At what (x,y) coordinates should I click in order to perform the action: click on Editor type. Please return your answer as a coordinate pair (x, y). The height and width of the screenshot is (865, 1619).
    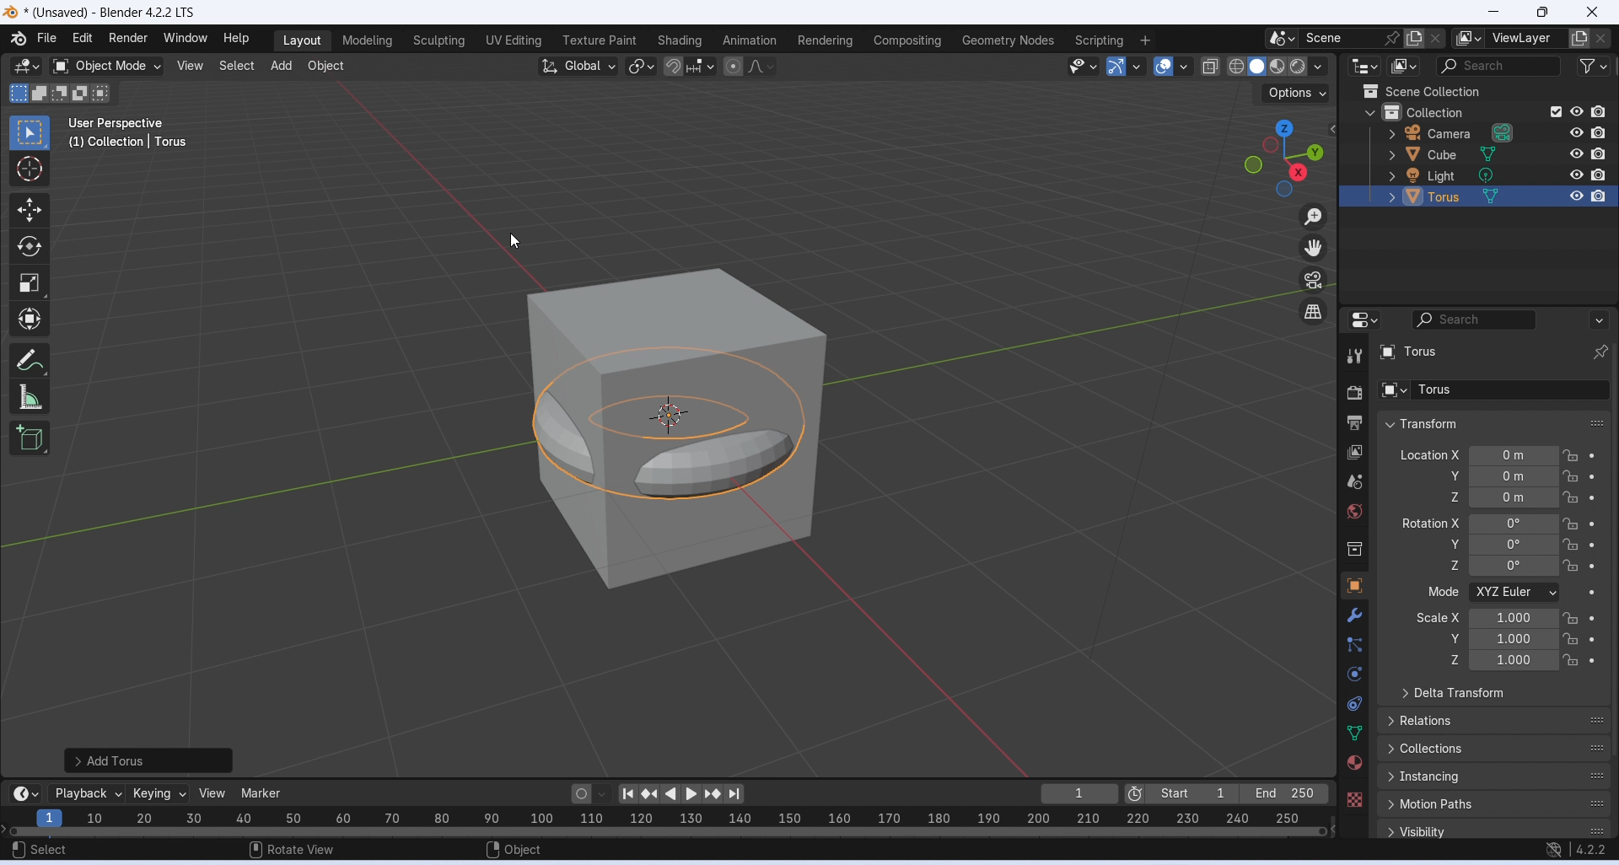
    Looking at the image, I should click on (24, 67).